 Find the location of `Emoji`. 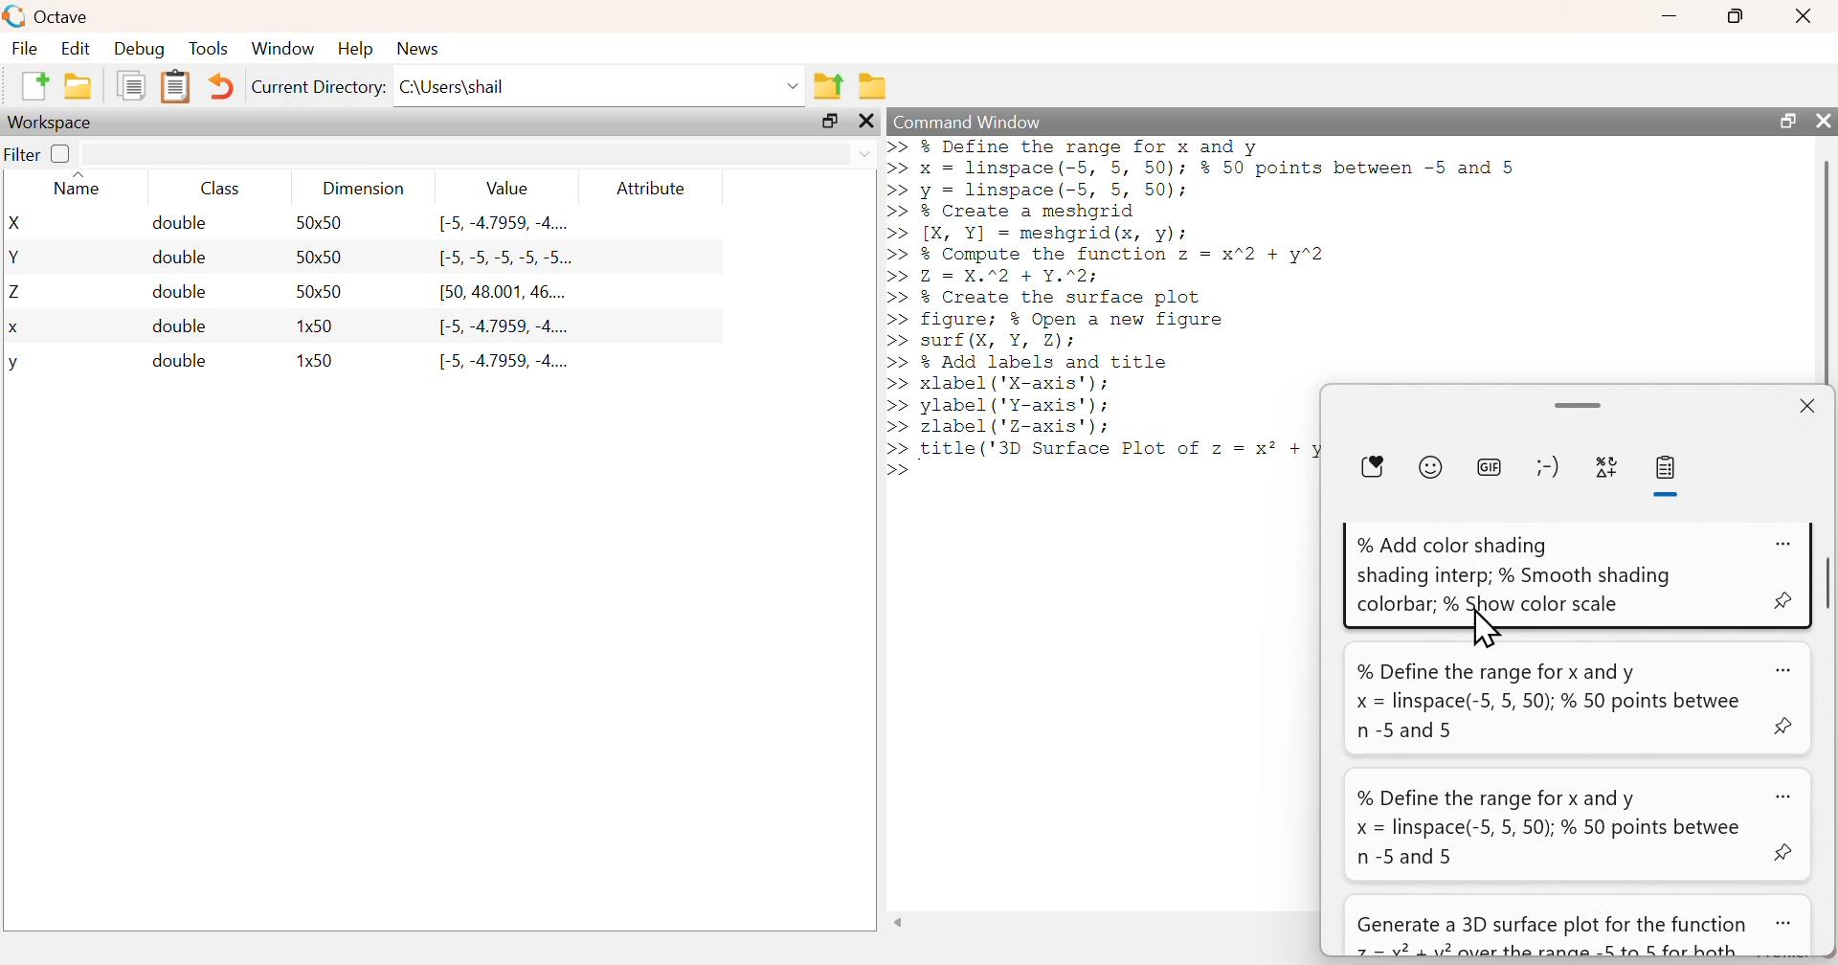

Emoji is located at coordinates (1430, 467).